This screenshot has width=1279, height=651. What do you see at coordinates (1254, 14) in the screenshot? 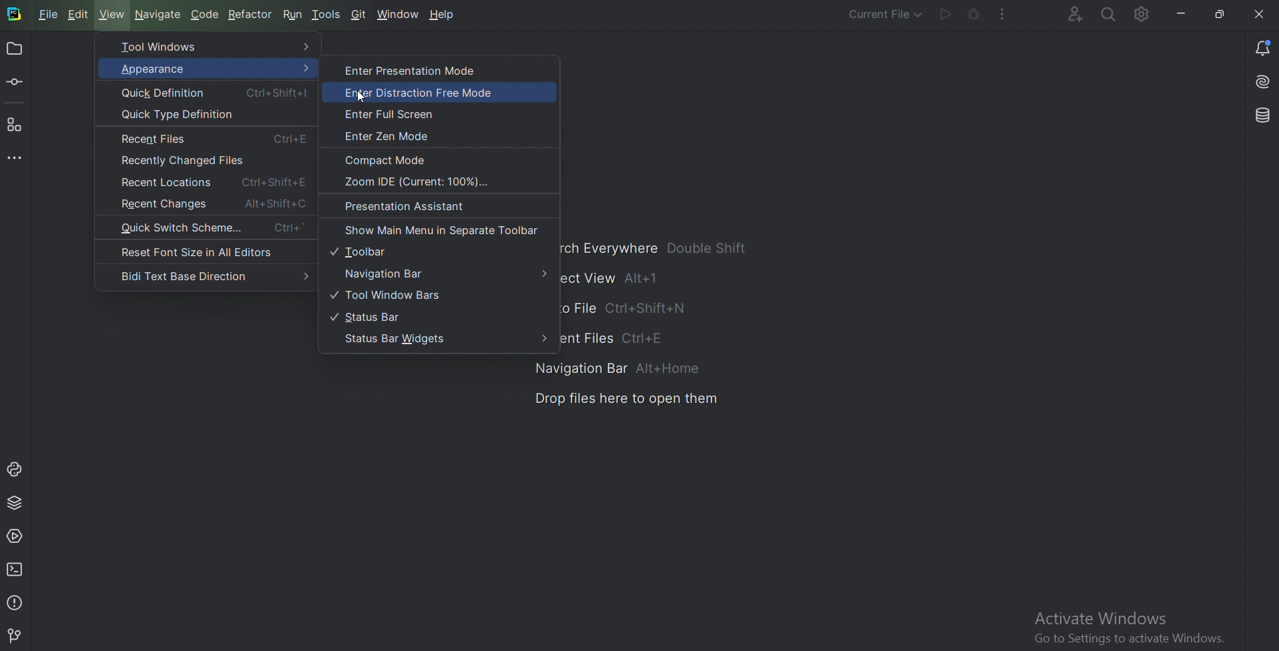
I see `Cross` at bounding box center [1254, 14].